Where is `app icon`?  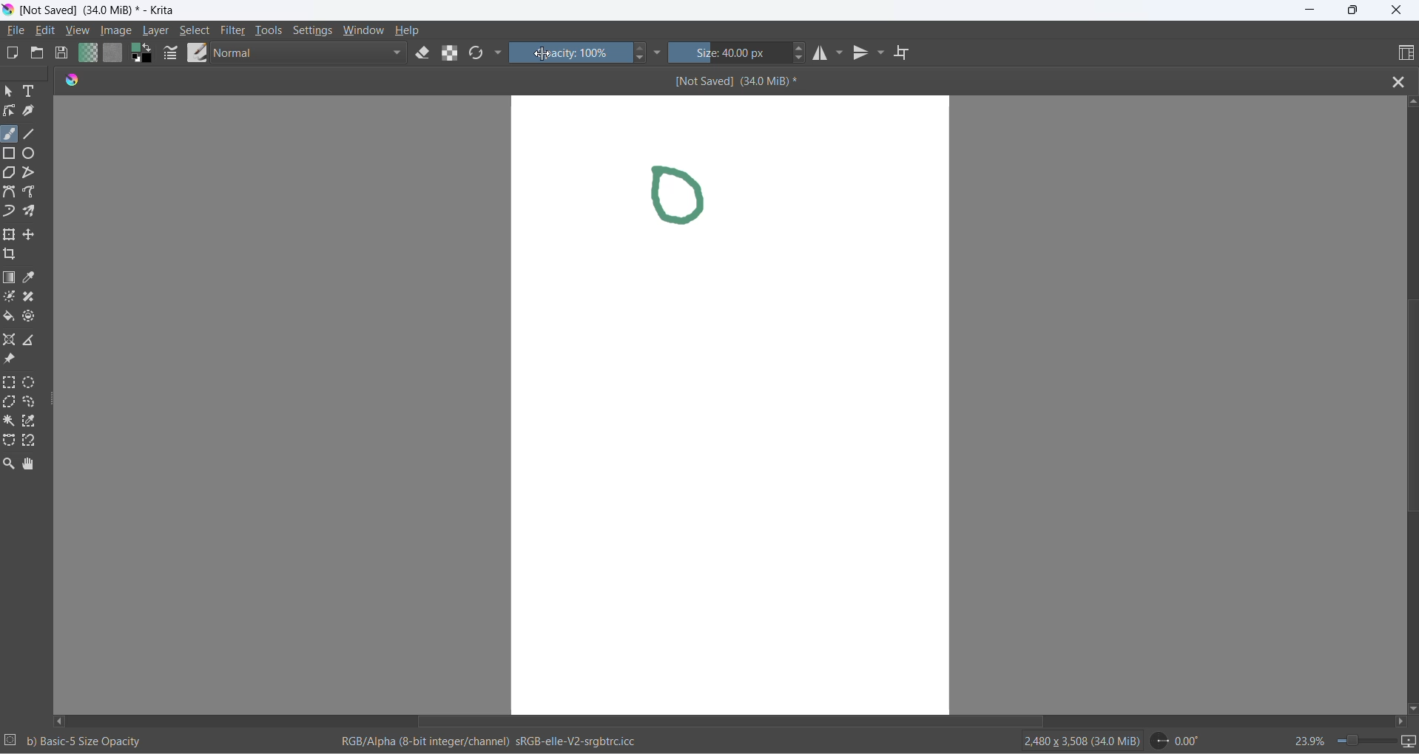 app icon is located at coordinates (9, 11).